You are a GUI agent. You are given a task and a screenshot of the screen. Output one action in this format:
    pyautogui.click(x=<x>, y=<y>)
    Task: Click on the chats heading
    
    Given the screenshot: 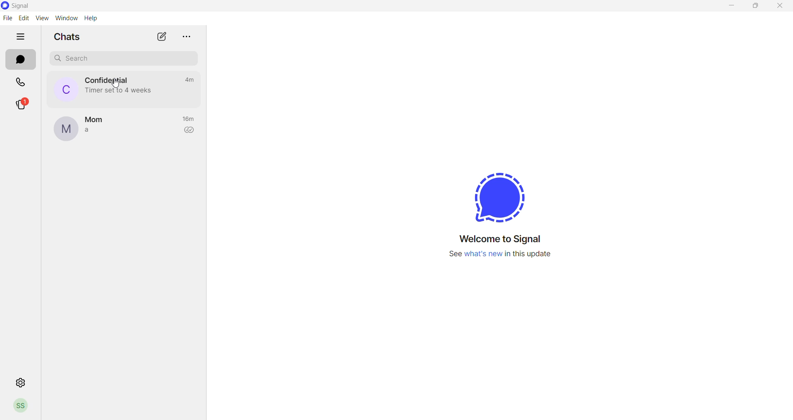 What is the action you would take?
    pyautogui.click(x=64, y=36)
    